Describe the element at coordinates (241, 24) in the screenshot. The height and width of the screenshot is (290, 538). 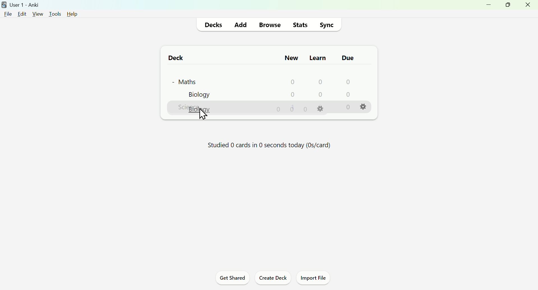
I see `Add` at that location.